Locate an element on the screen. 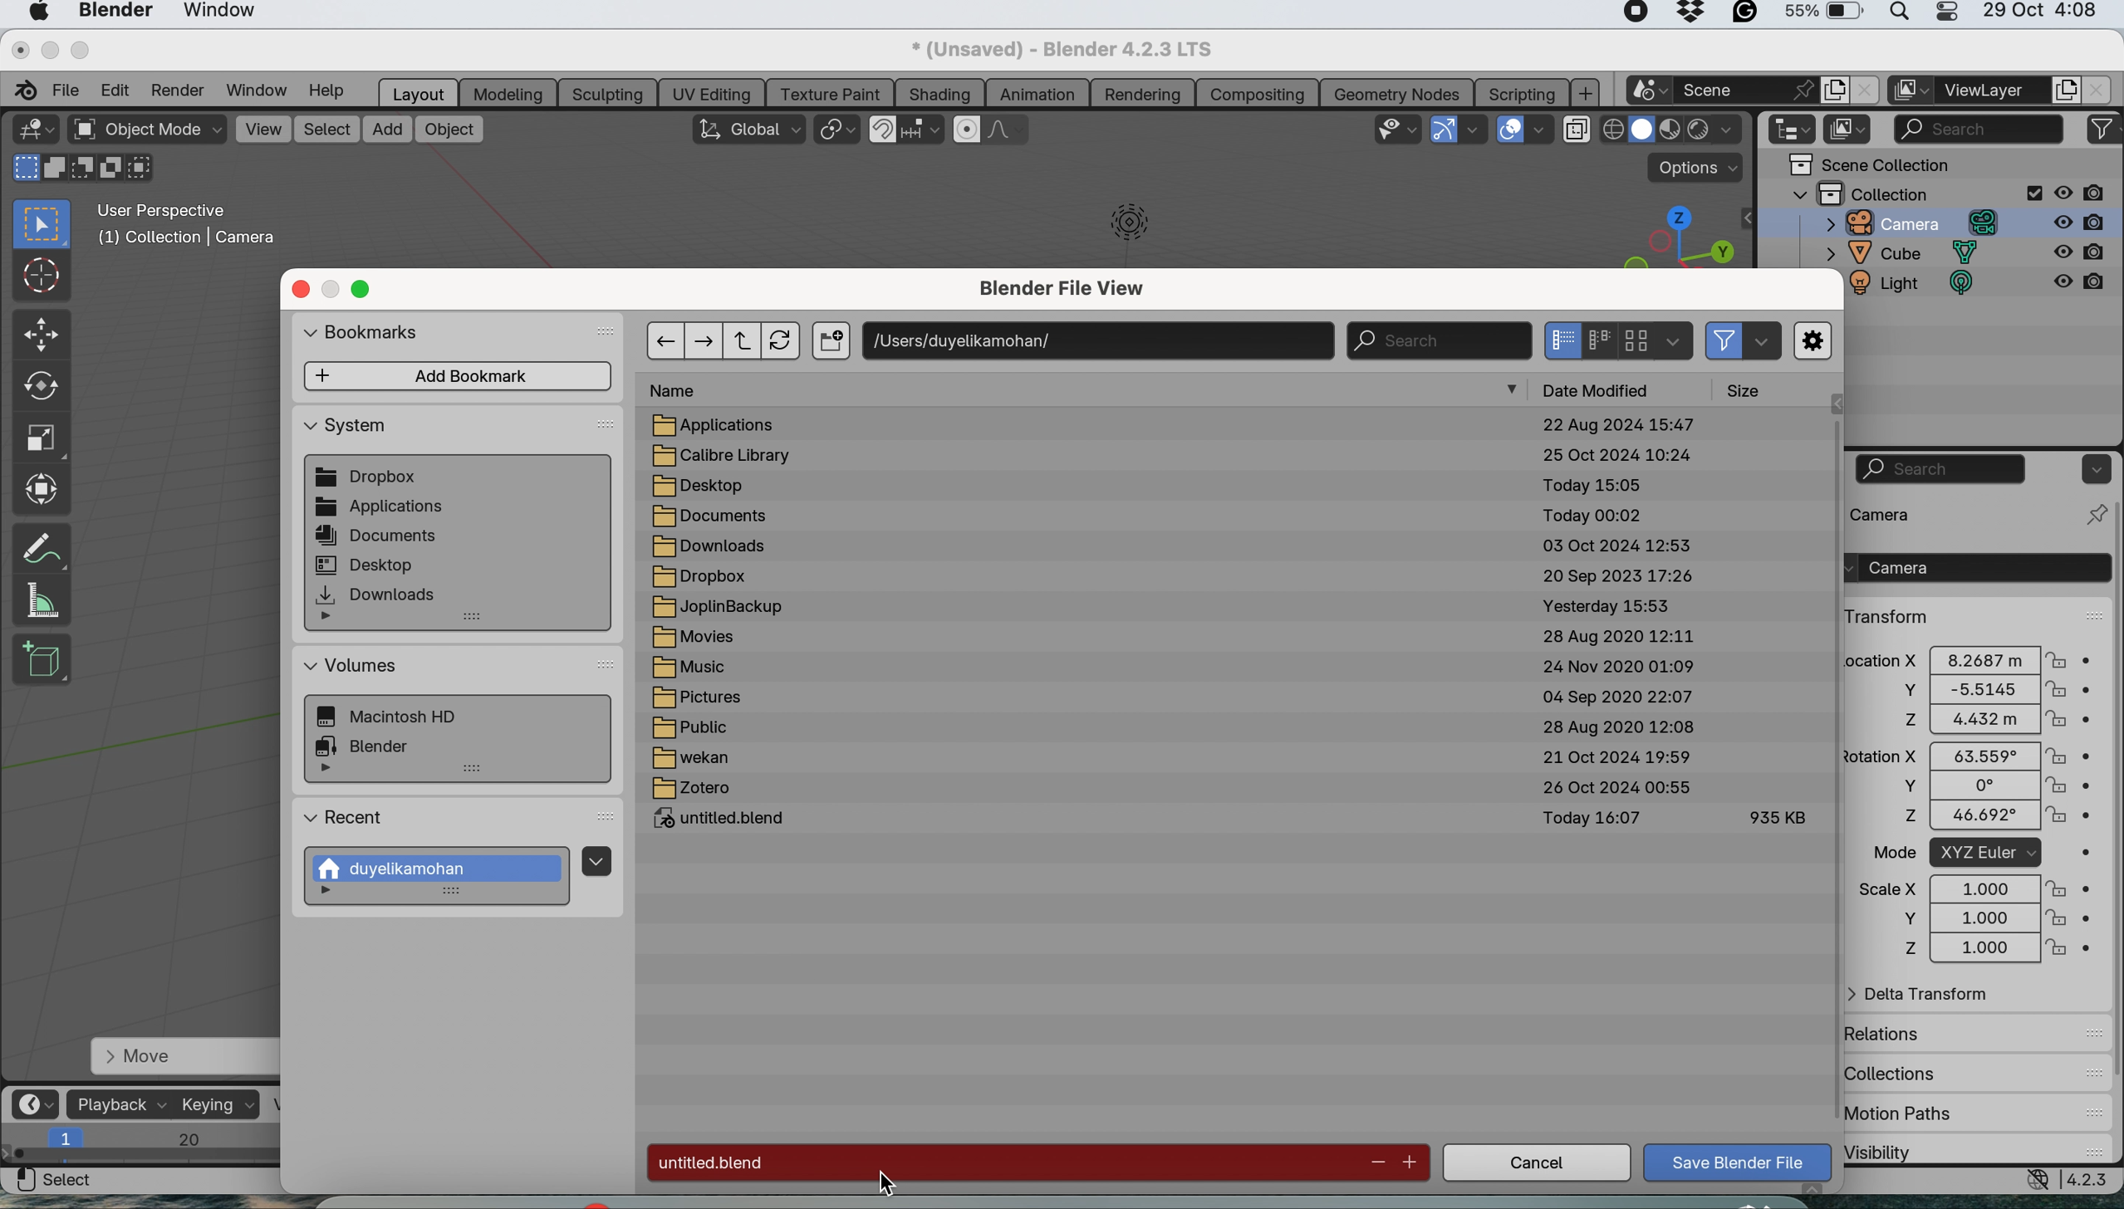  visibility is located at coordinates (1925, 1151).